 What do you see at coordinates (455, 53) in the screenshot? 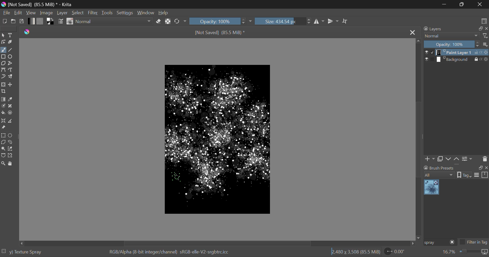
I see `layer 1` at bounding box center [455, 53].